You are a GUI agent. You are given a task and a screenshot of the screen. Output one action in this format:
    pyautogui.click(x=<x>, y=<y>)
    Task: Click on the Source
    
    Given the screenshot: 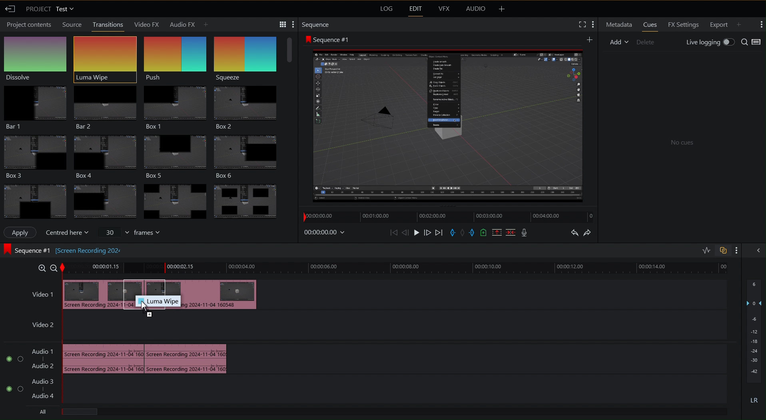 What is the action you would take?
    pyautogui.click(x=70, y=24)
    